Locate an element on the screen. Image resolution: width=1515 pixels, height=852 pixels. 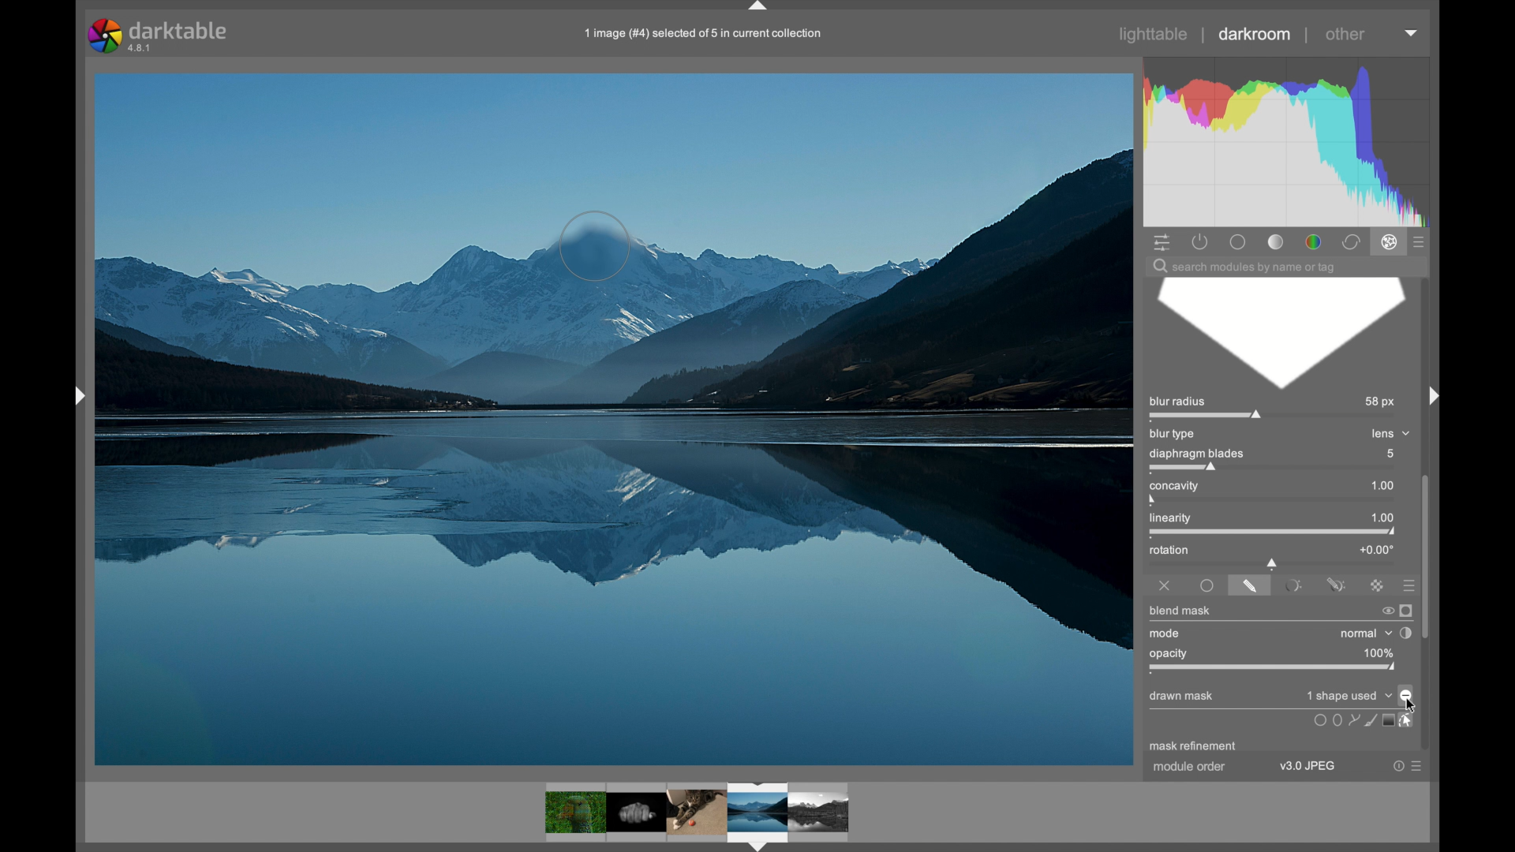
opacity is located at coordinates (1272, 669).